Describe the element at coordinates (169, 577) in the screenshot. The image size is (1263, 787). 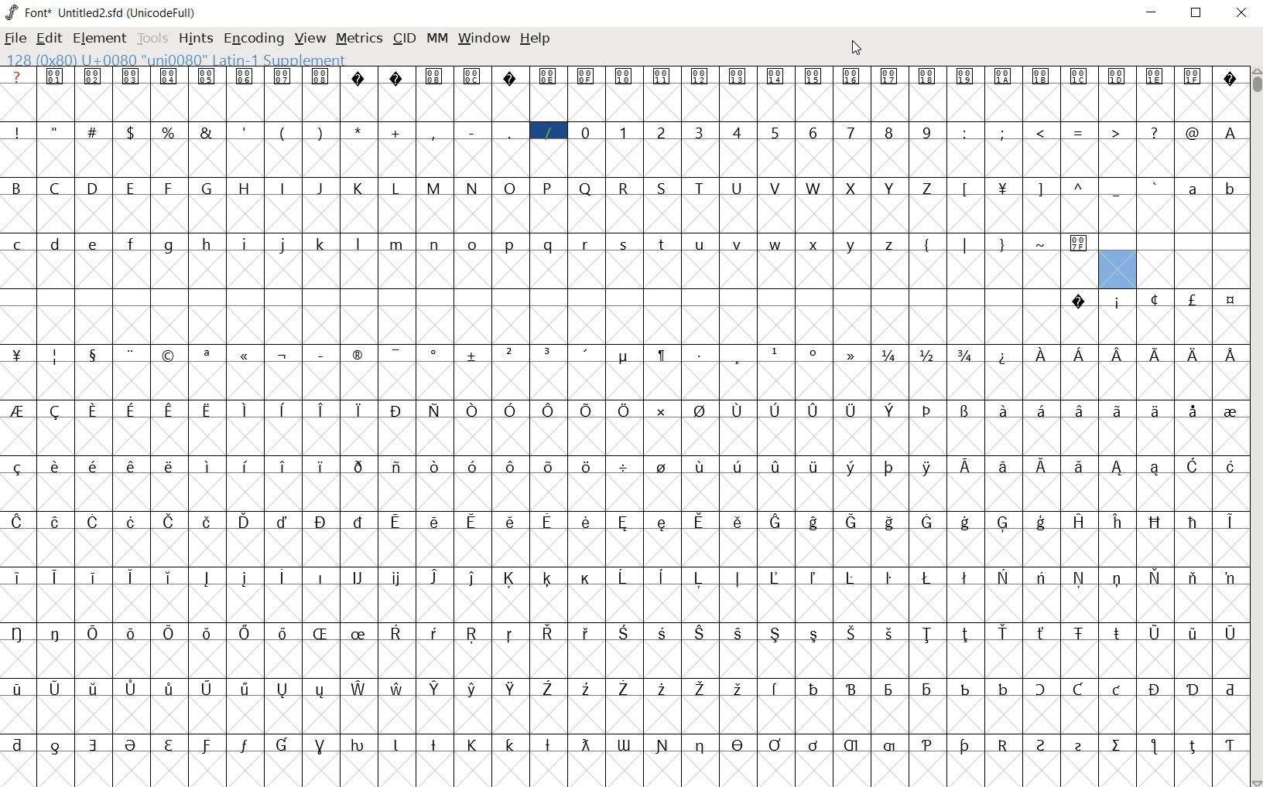
I see `glyph` at that location.